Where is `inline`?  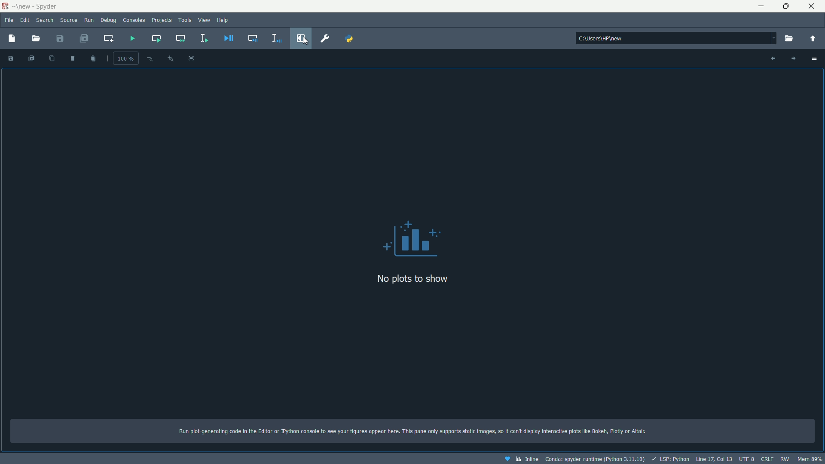
inline is located at coordinates (520, 459).